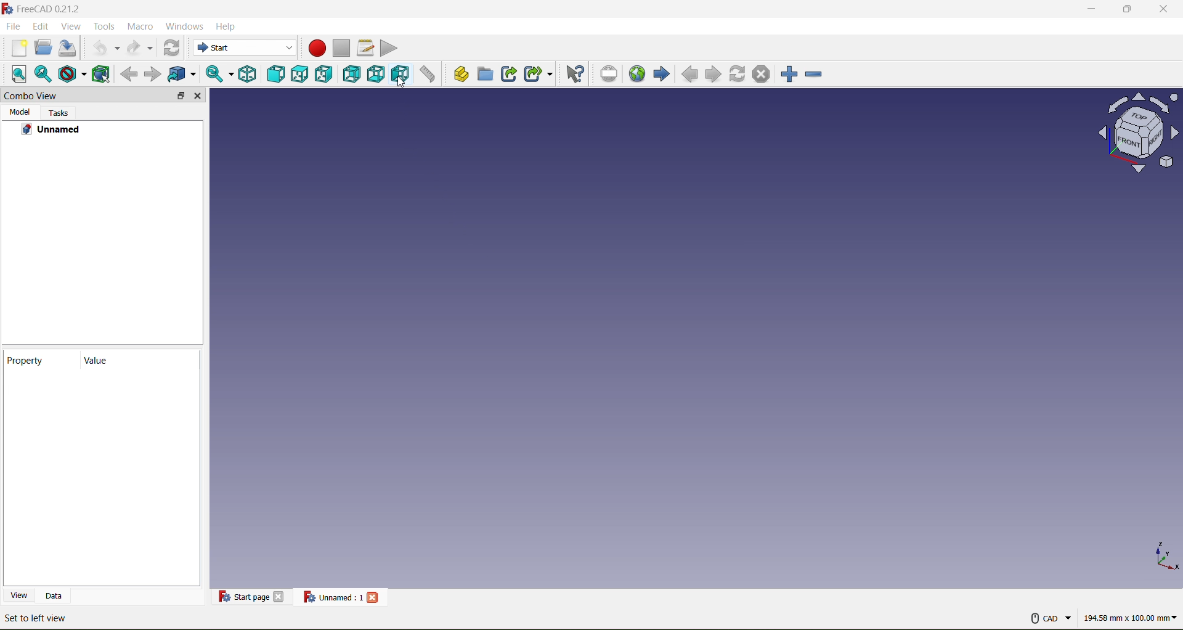  Describe the element at coordinates (508, 73) in the screenshot. I see `Make Sink` at that location.